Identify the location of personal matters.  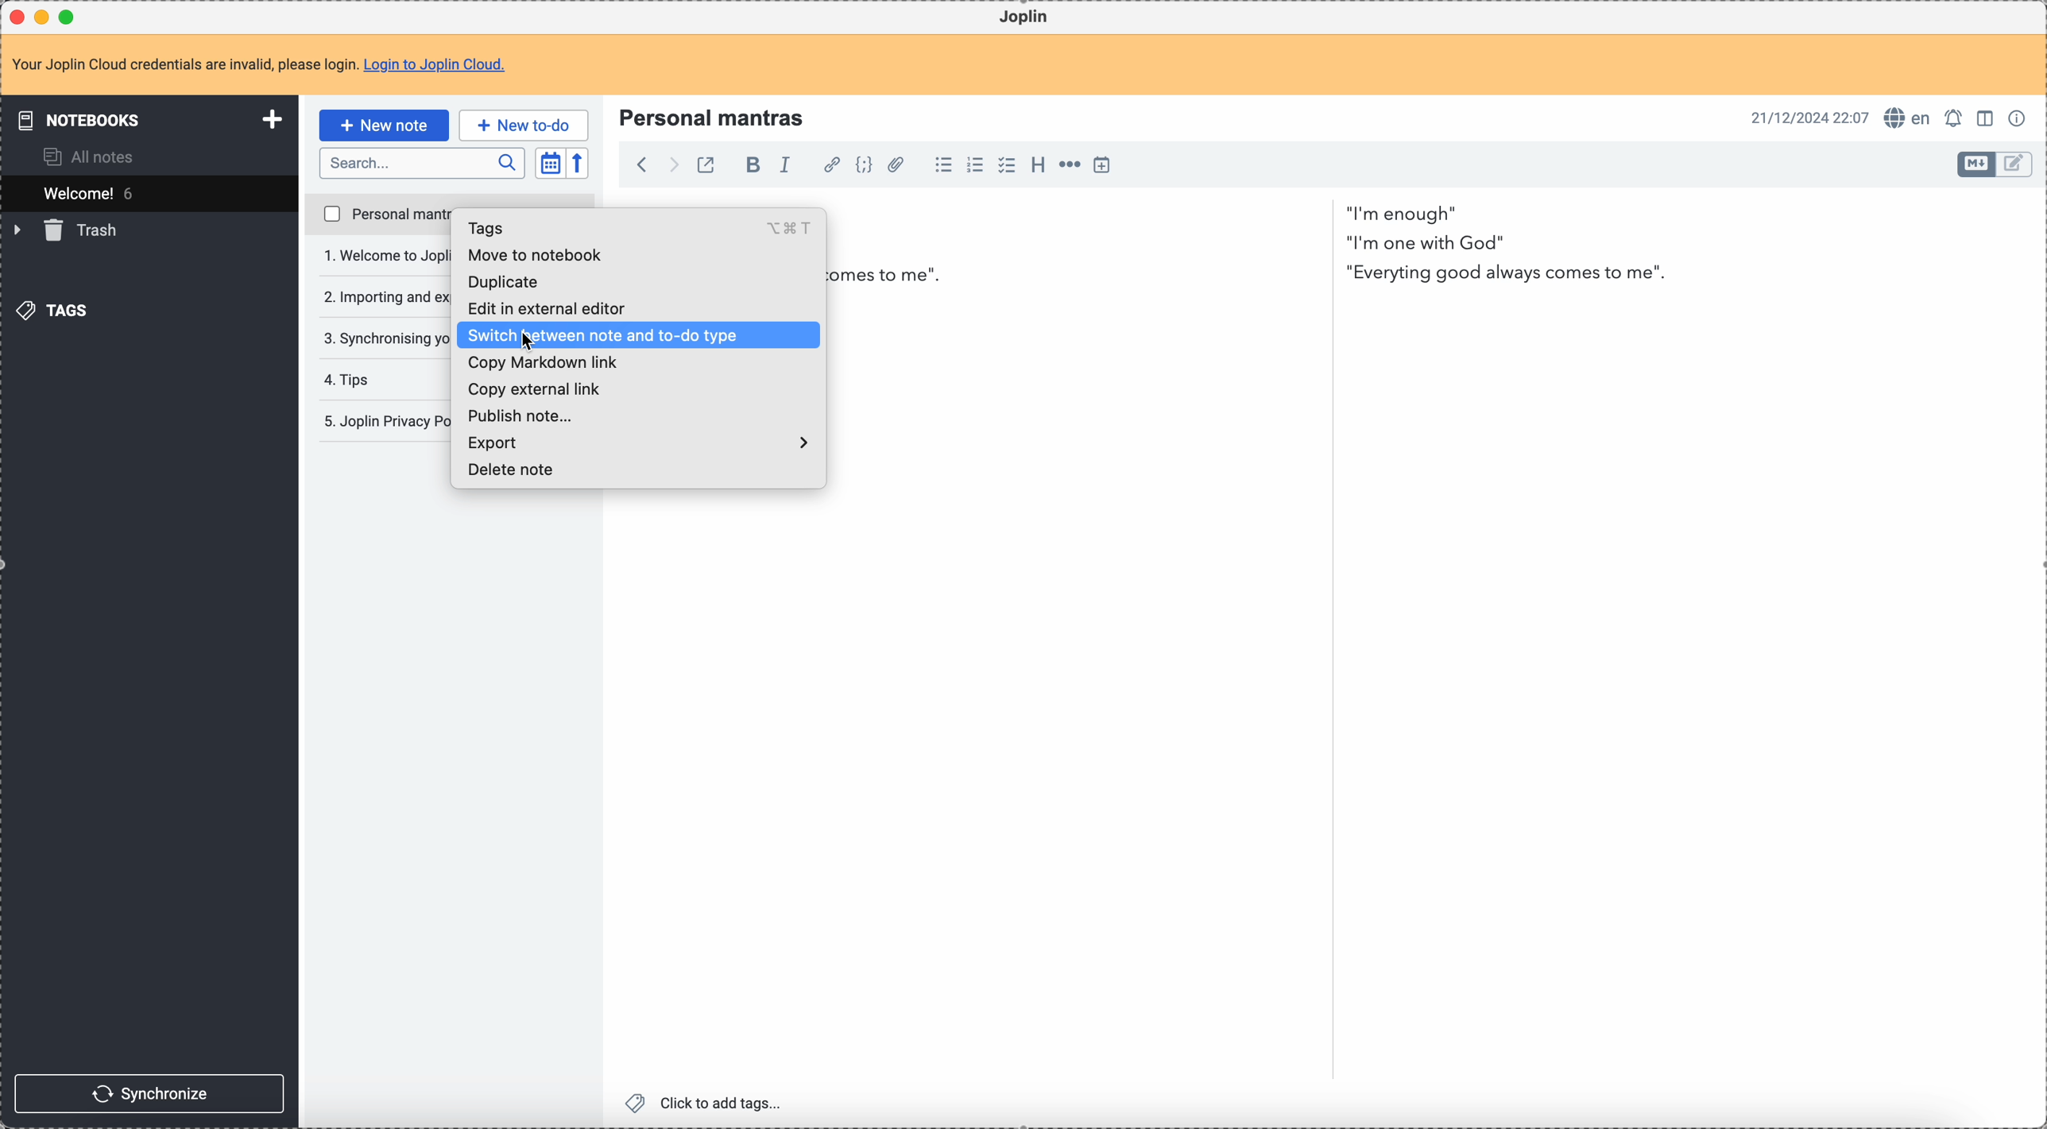
(382, 213).